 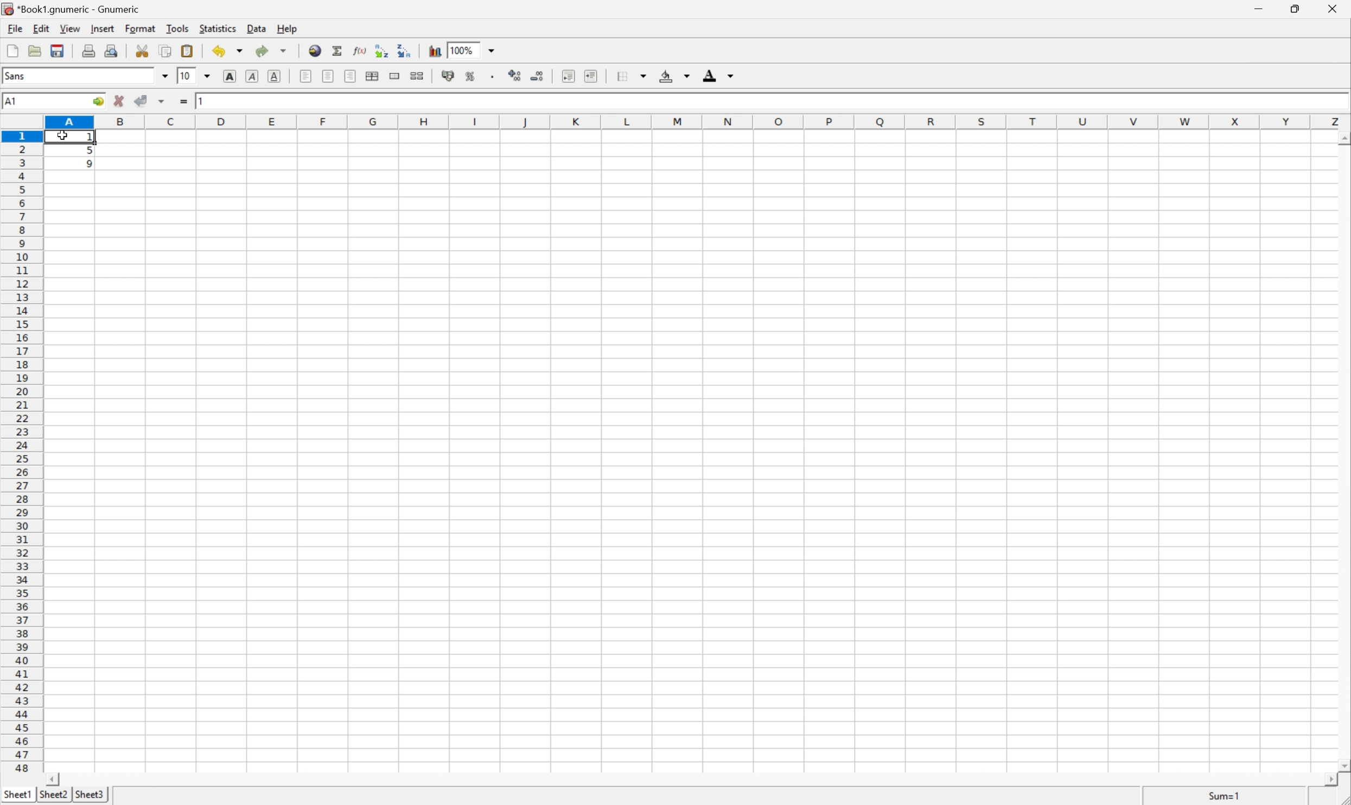 I want to click on Set the format of the selected cells to include a thousands separator, so click(x=494, y=76).